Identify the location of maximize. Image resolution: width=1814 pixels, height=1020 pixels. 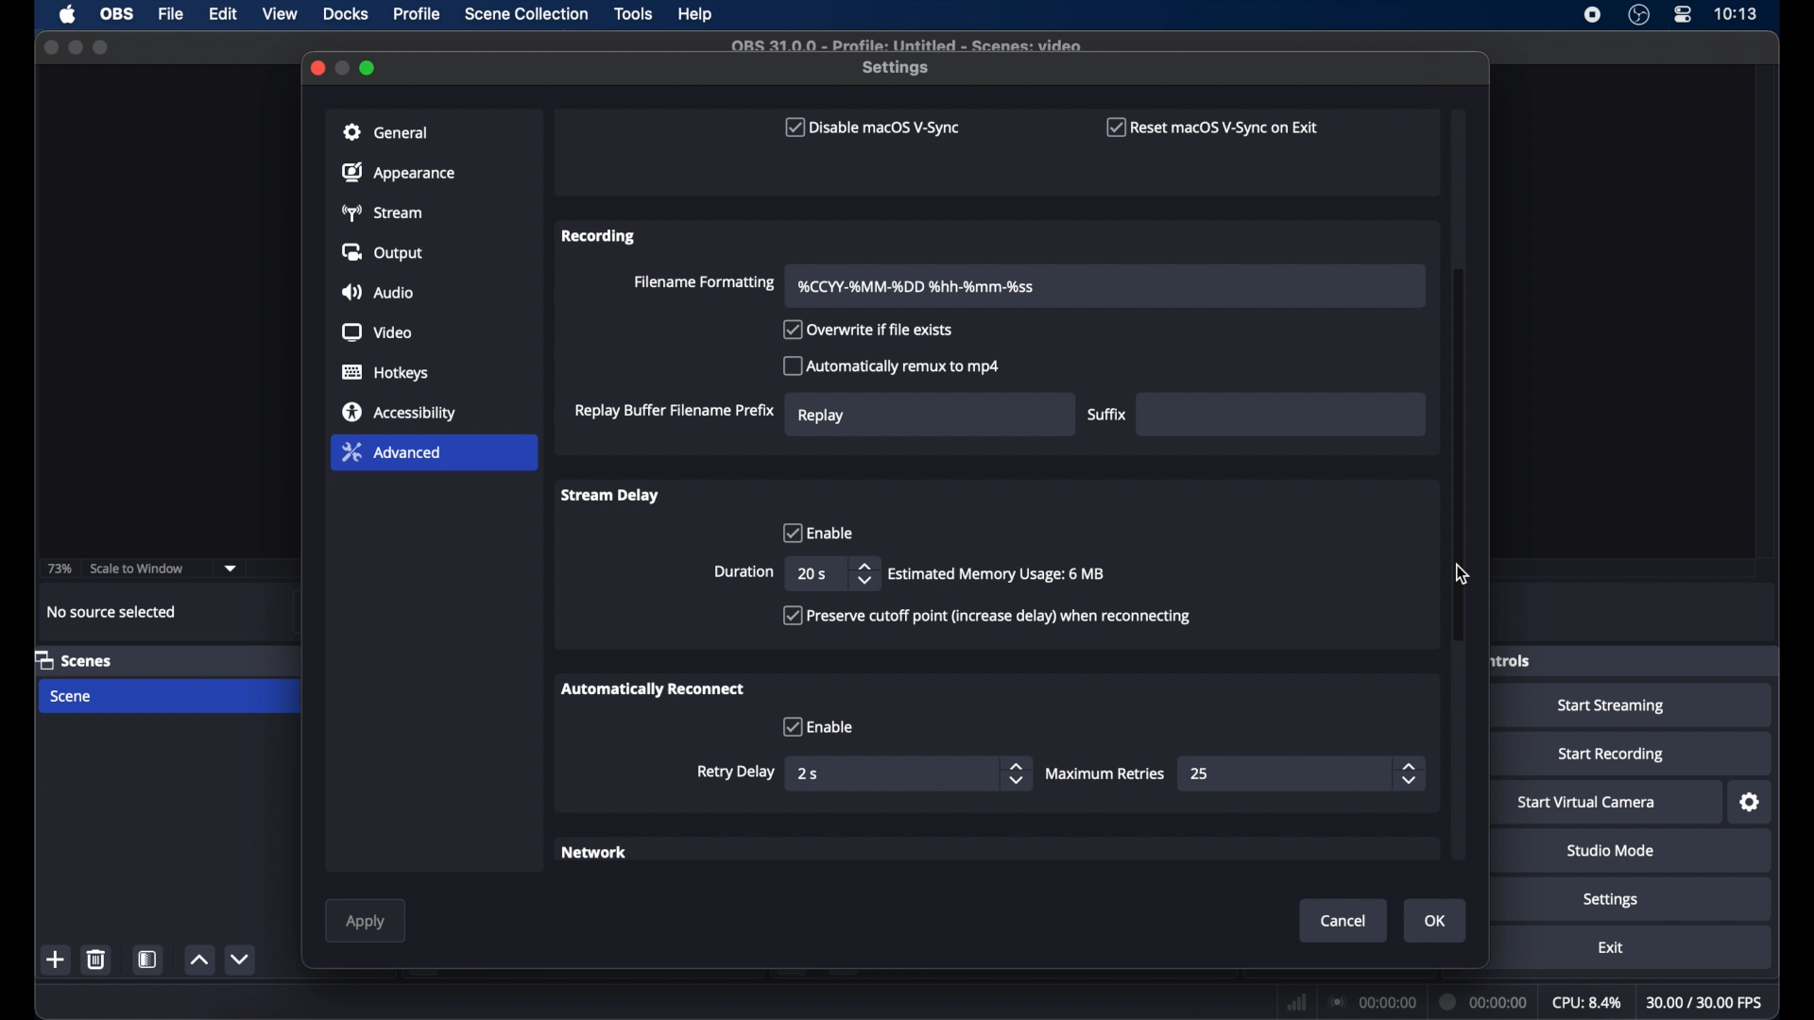
(369, 68).